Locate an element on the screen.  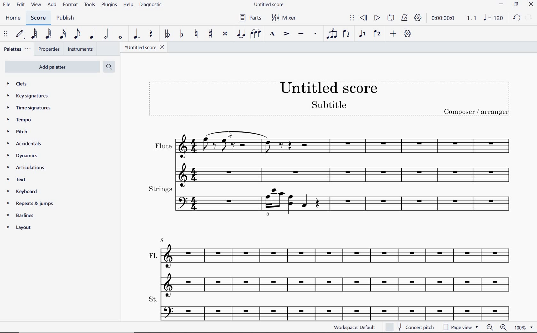
barlines is located at coordinates (24, 216).